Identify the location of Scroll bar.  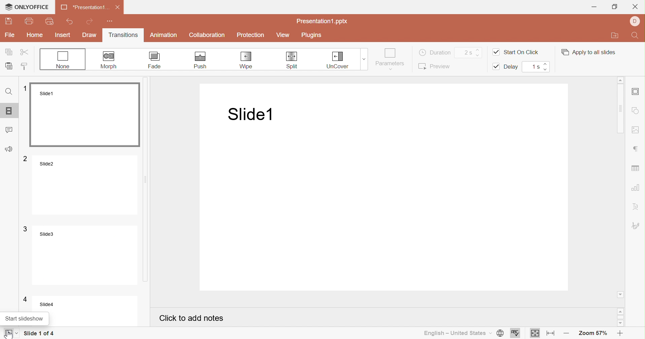
(151, 181).